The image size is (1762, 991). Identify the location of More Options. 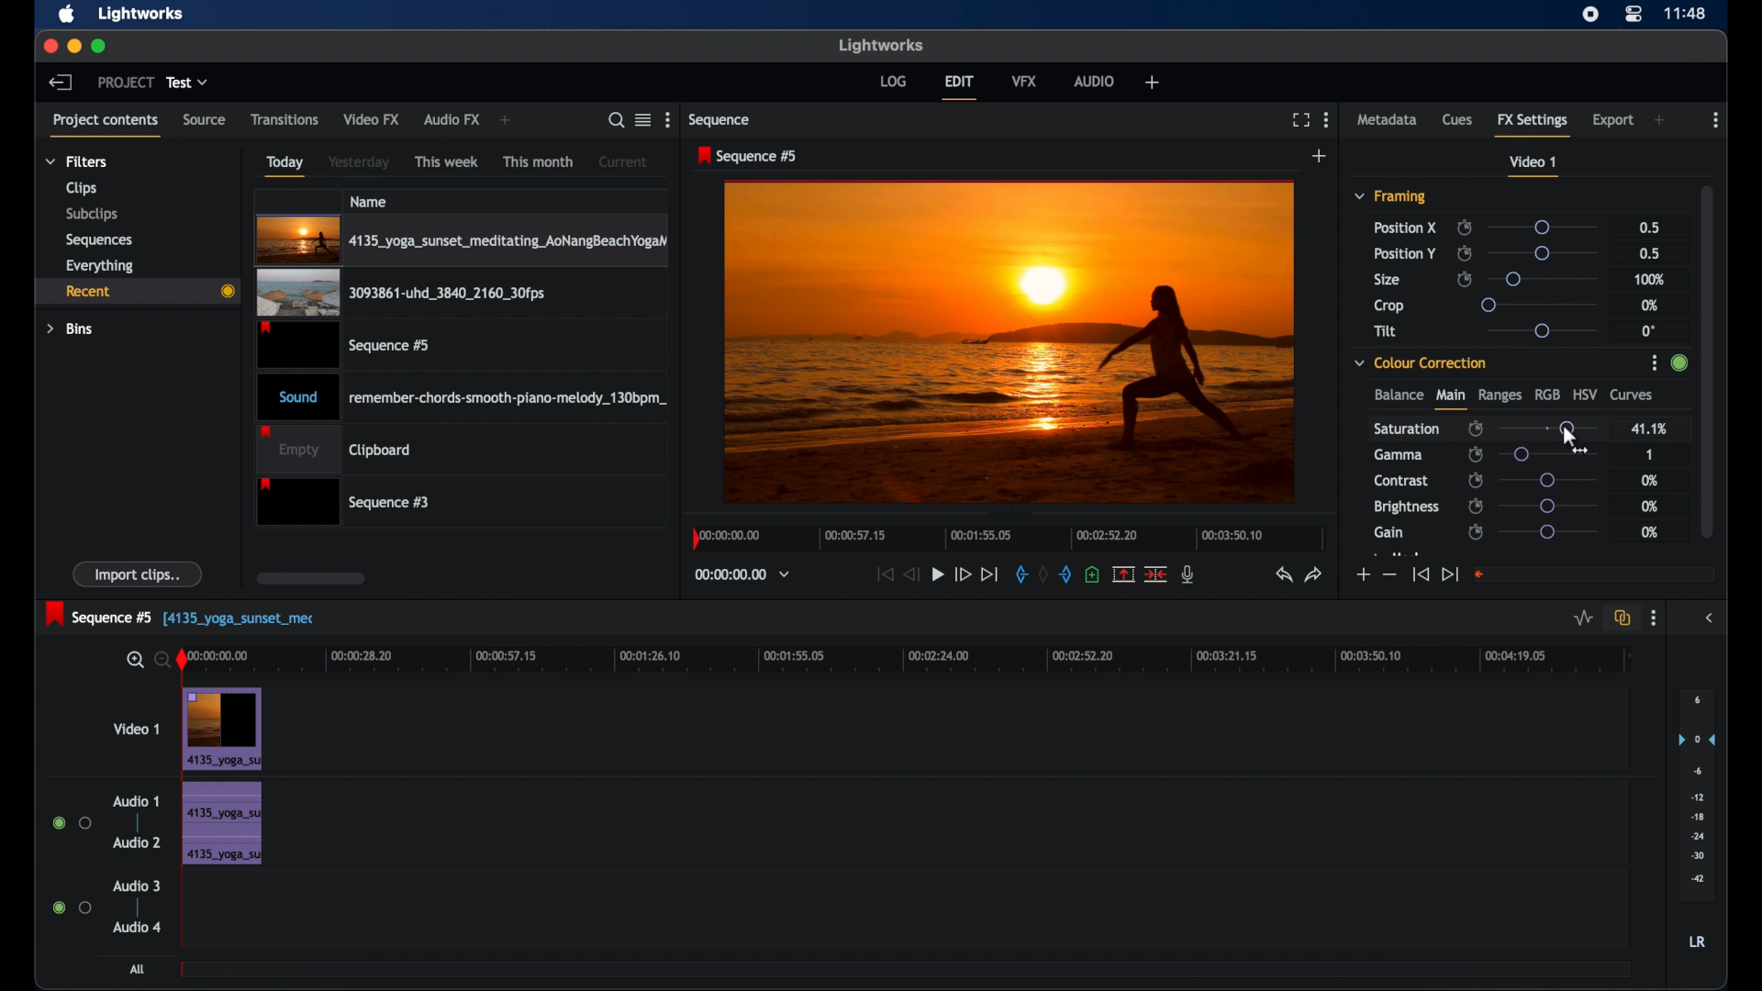
(1656, 364).